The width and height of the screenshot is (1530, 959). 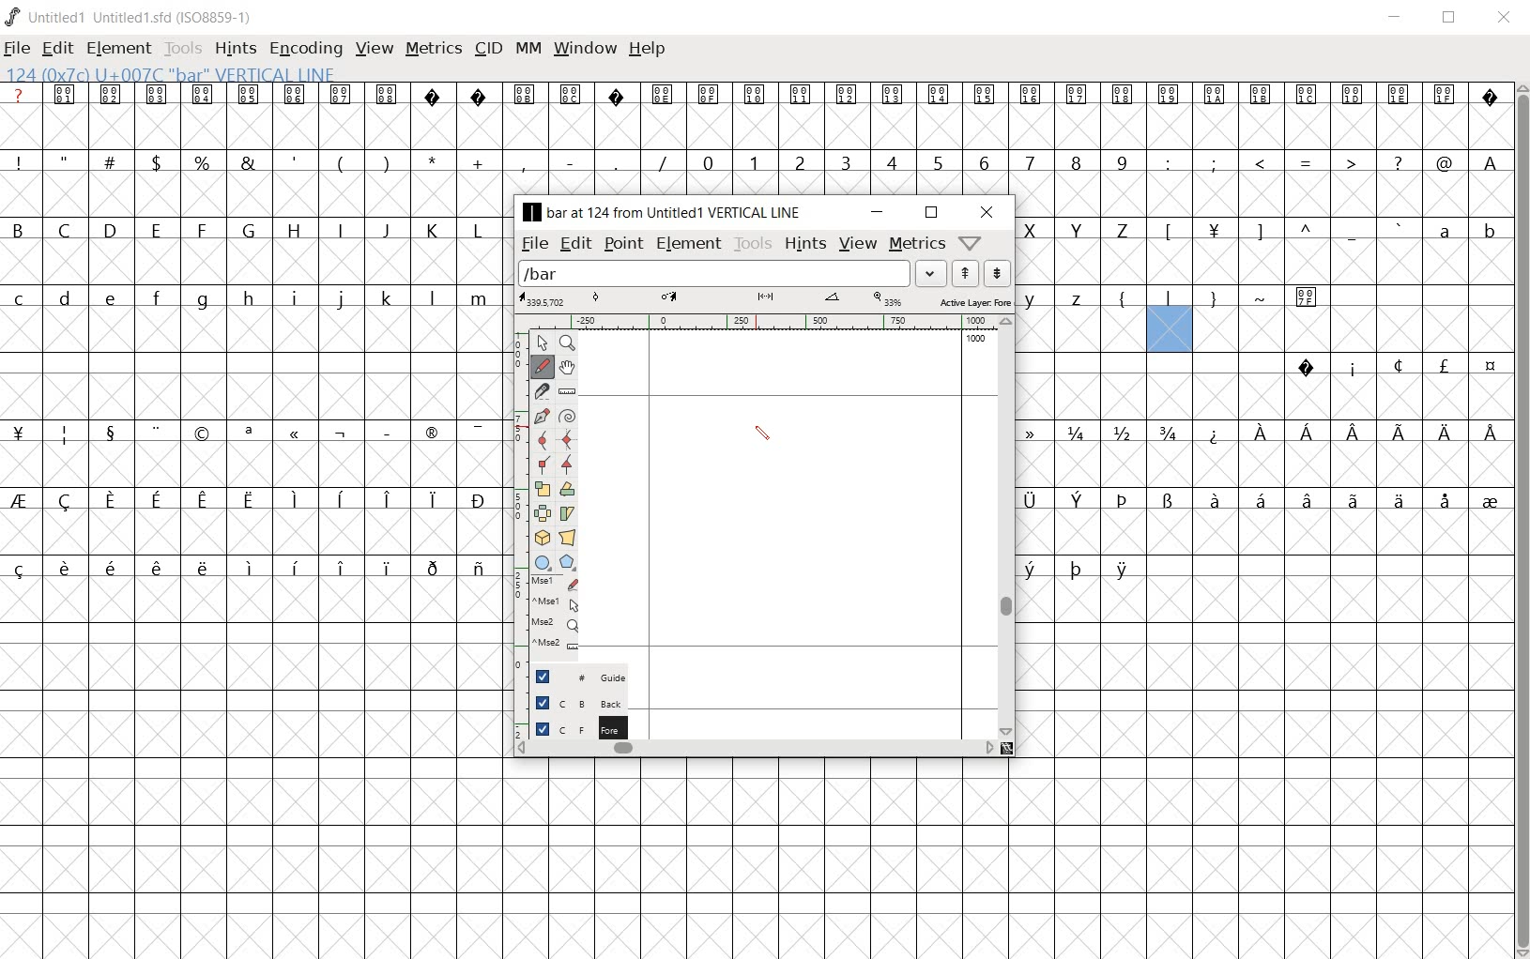 I want to click on help, so click(x=649, y=50).